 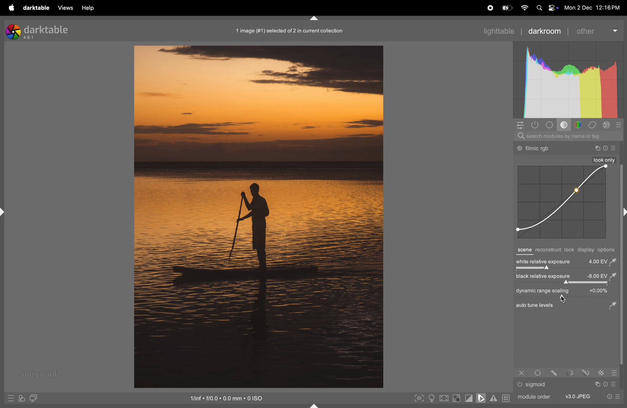 I want to click on color, so click(x=580, y=125).